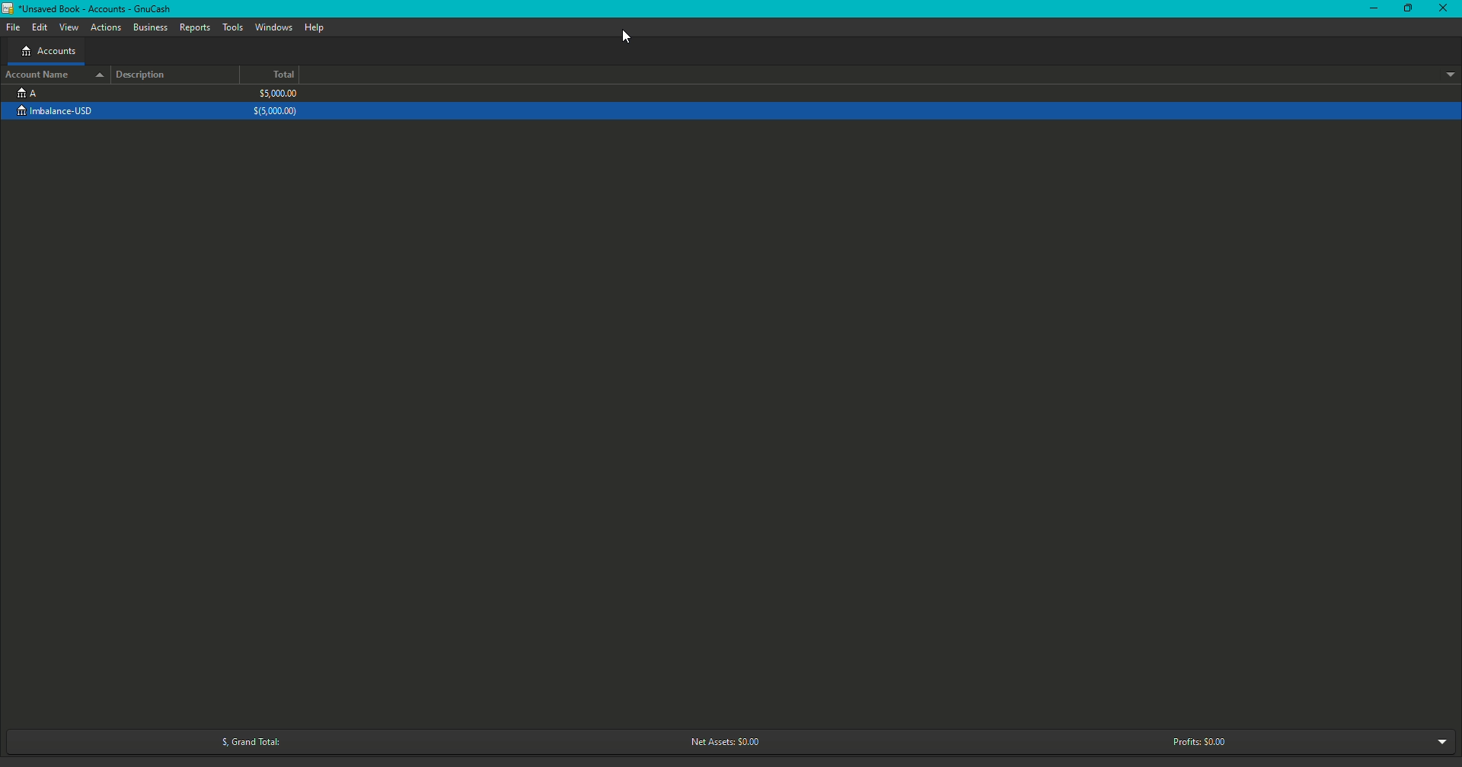  Describe the element at coordinates (1406, 9) in the screenshot. I see `Restore` at that location.